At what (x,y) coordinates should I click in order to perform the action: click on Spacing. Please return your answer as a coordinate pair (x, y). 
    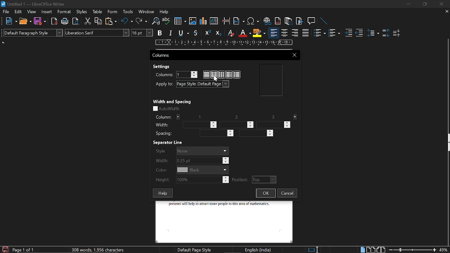
    Looking at the image, I should click on (164, 134).